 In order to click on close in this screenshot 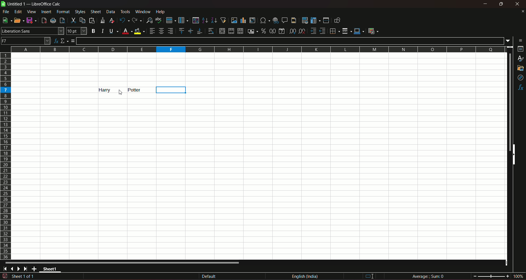, I will do `click(518, 4)`.